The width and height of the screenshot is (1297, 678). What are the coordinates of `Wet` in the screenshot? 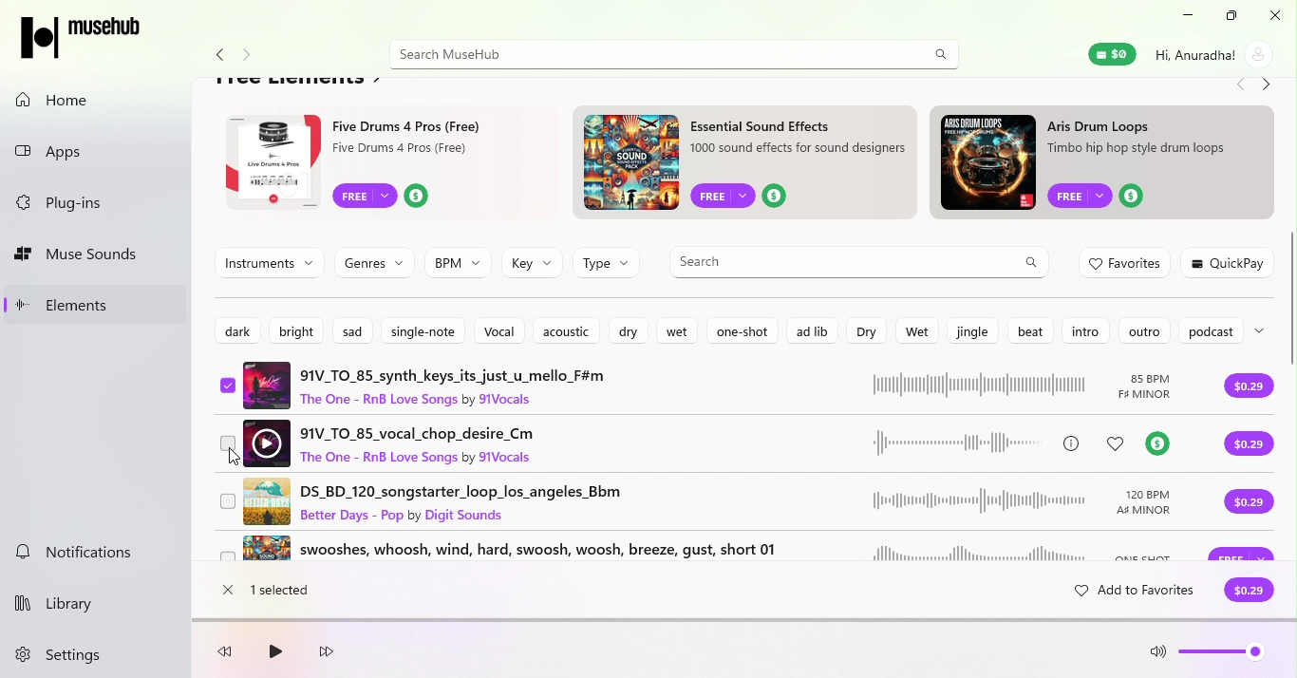 It's located at (912, 330).